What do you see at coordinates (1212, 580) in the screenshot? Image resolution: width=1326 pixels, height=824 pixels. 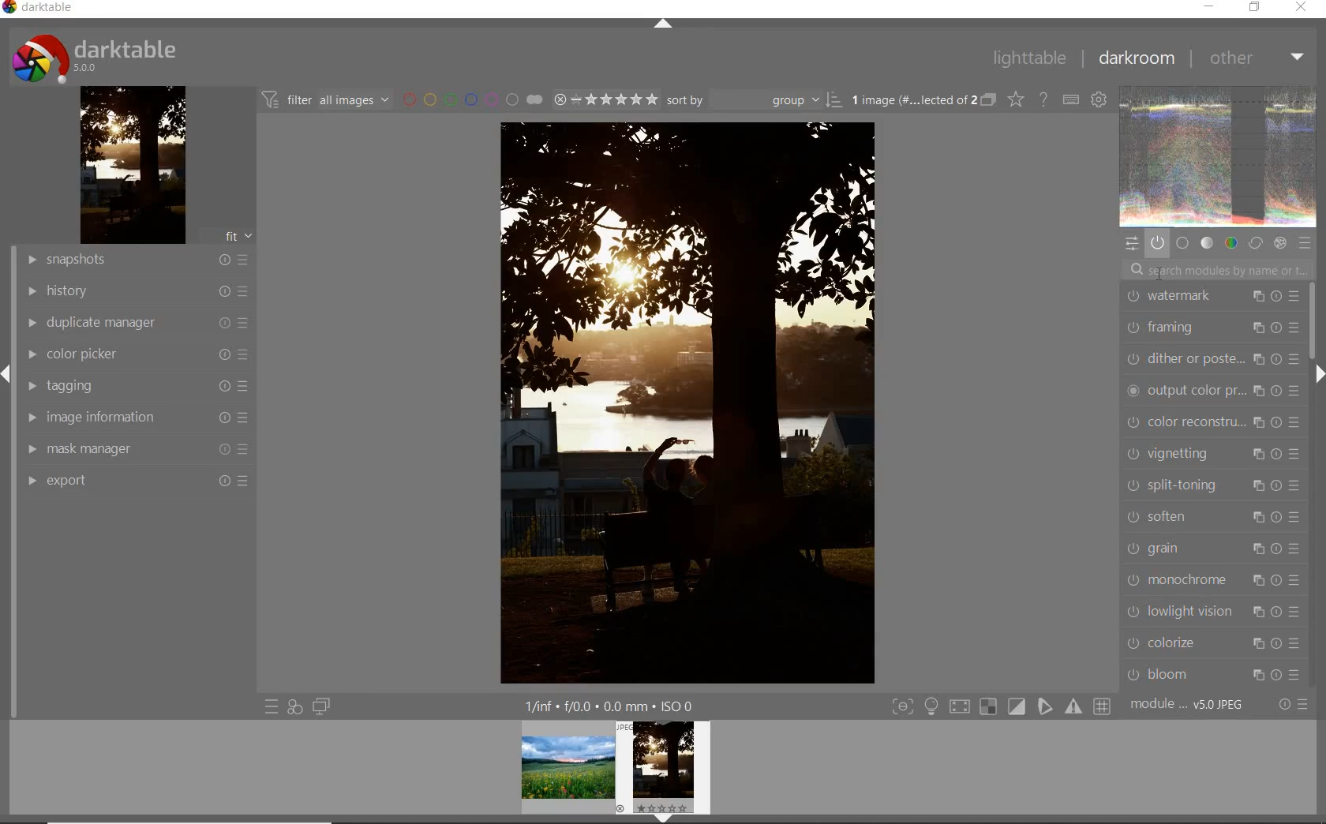 I see `monochrome` at bounding box center [1212, 580].